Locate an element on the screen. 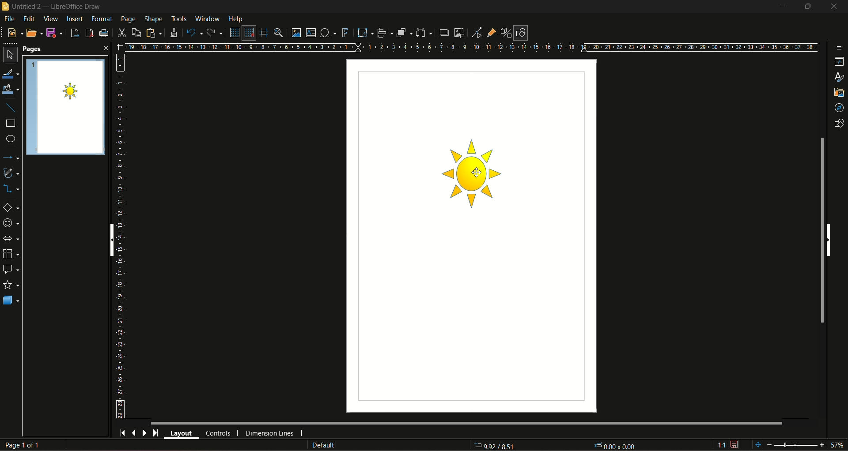 The image size is (848, 451). basic shapes is located at coordinates (10, 207).